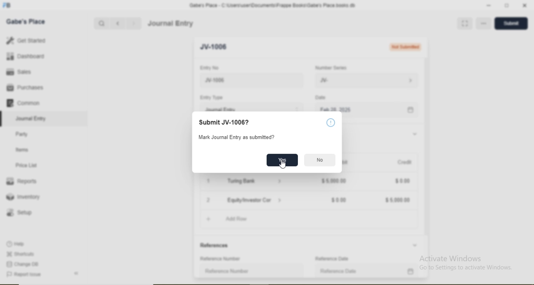  What do you see at coordinates (332, 259) in the screenshot?
I see `Reference Date` at bounding box center [332, 259].